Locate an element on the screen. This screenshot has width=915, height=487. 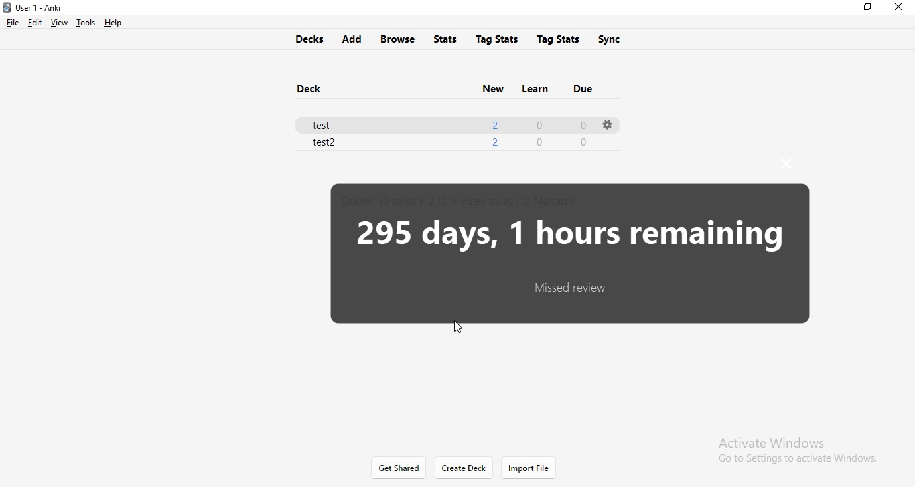
0 is located at coordinates (581, 124).